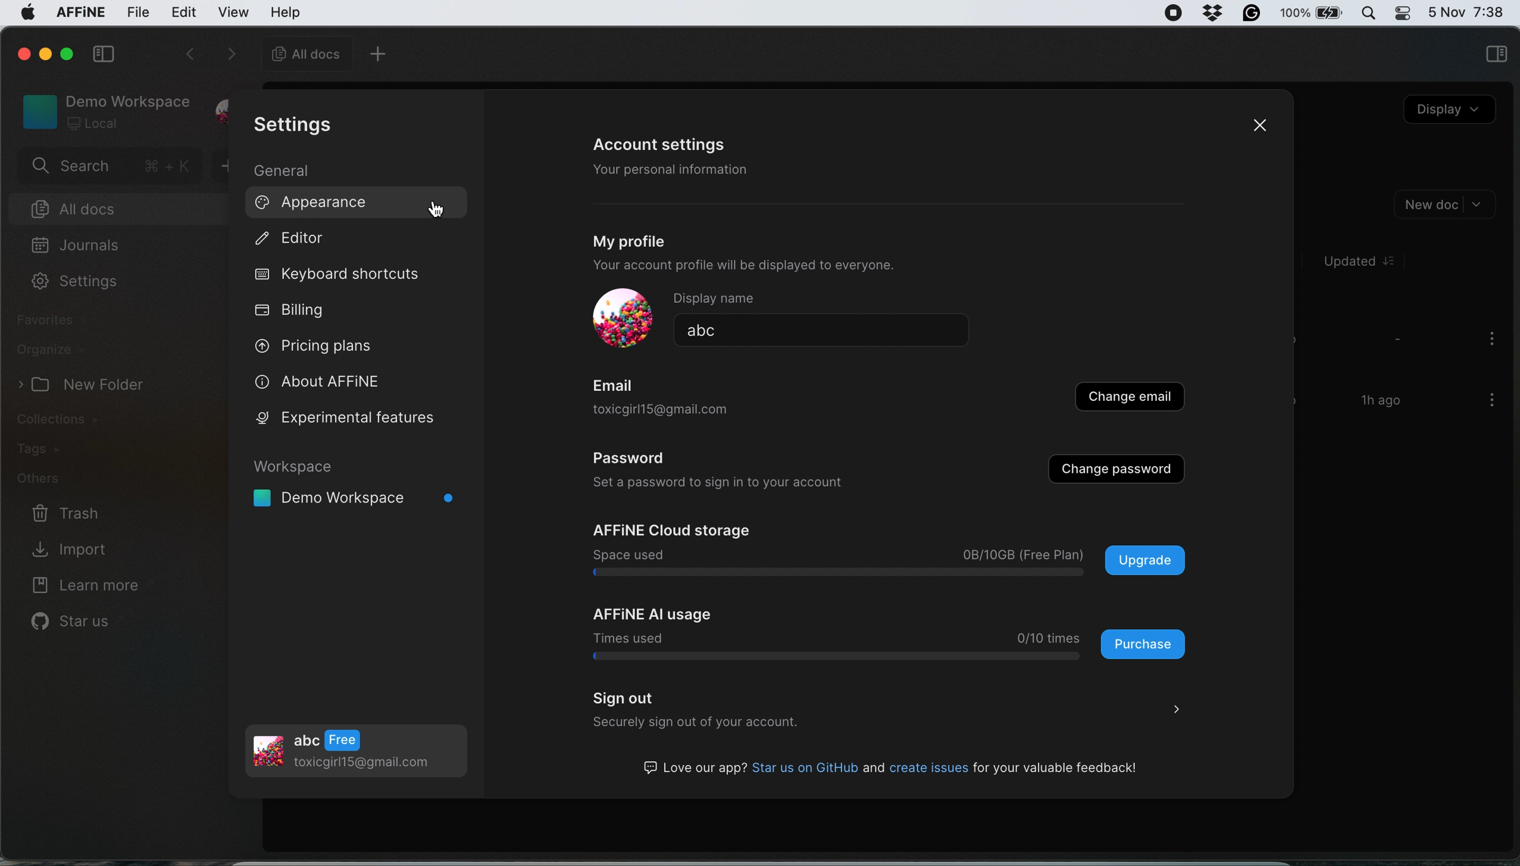 The image size is (1520, 866). Describe the element at coordinates (623, 319) in the screenshot. I see `display picture` at that location.